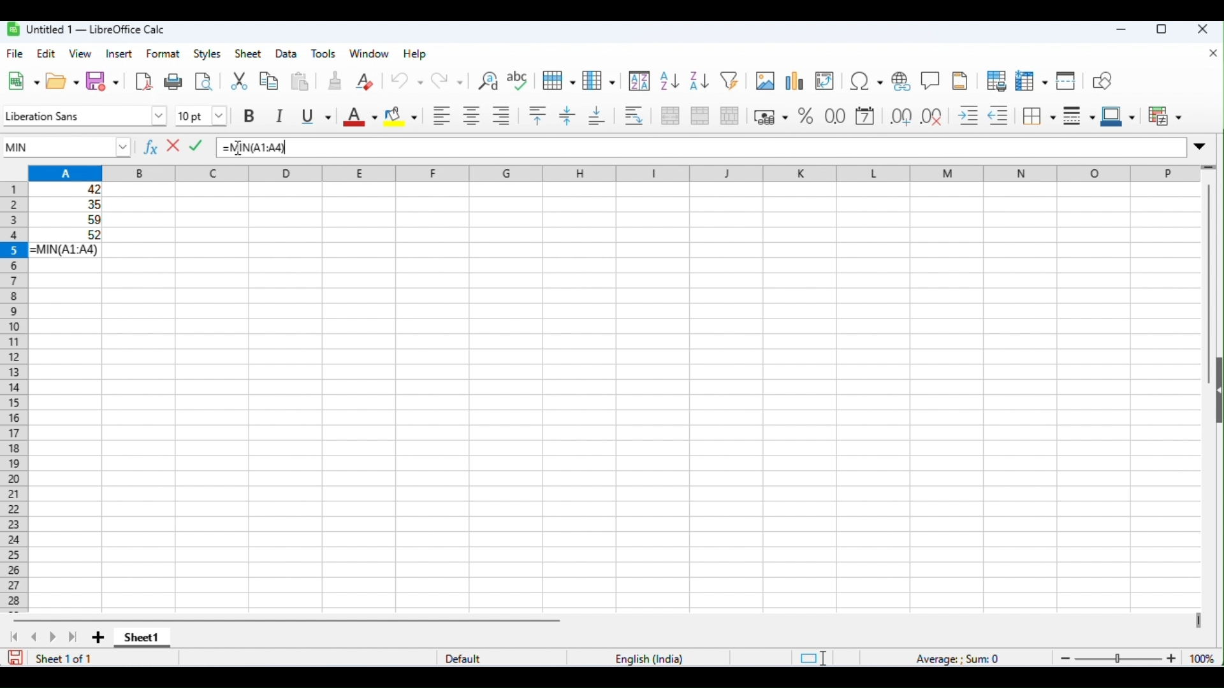 This screenshot has height=688, width=1224. I want to click on tools, so click(324, 54).